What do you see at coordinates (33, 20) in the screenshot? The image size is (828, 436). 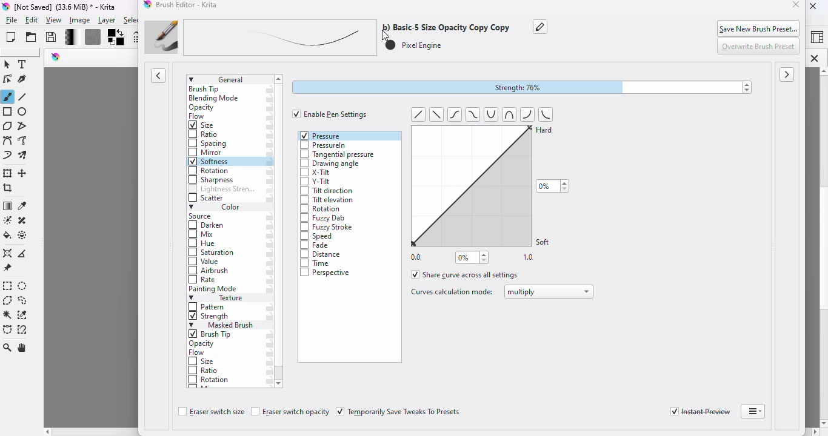 I see `edit` at bounding box center [33, 20].